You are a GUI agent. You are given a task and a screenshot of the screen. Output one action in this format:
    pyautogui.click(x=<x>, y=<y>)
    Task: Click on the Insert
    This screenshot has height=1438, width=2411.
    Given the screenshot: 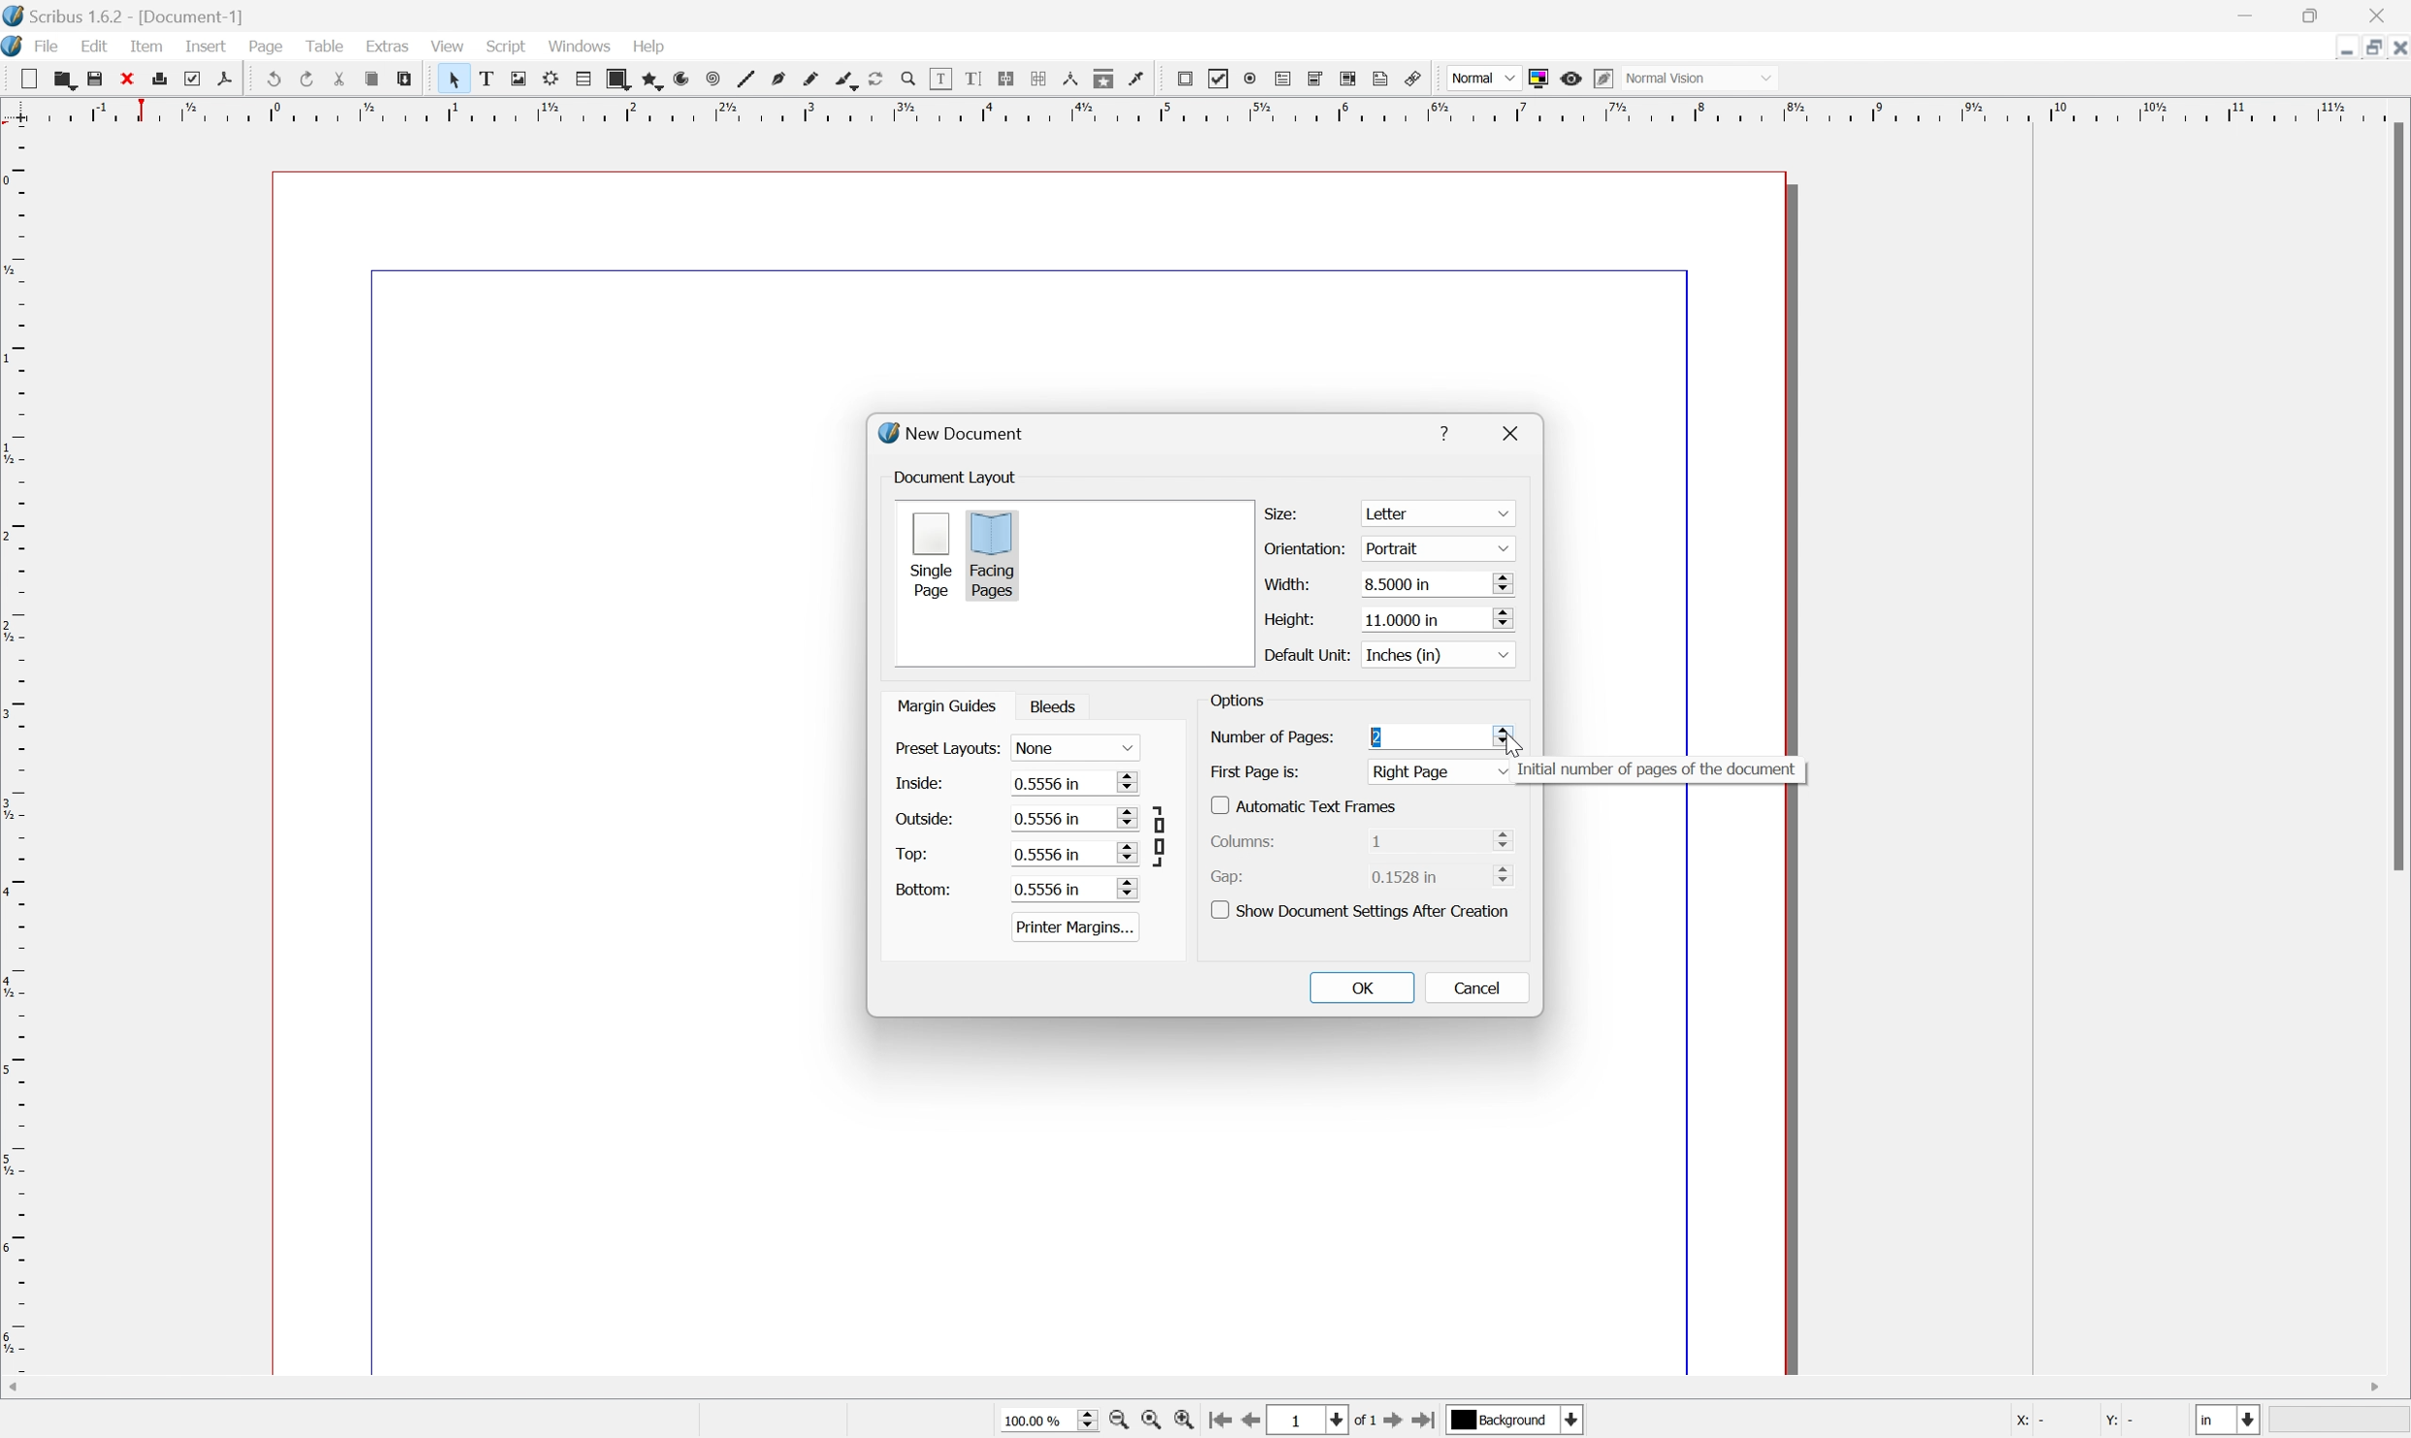 What is the action you would take?
    pyautogui.click(x=205, y=47)
    